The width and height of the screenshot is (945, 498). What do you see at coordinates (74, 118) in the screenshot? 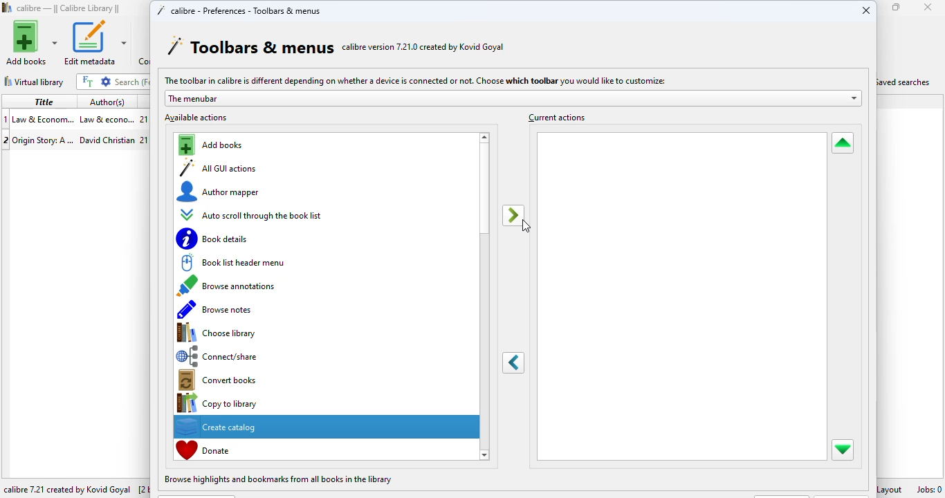
I see `book 1` at bounding box center [74, 118].